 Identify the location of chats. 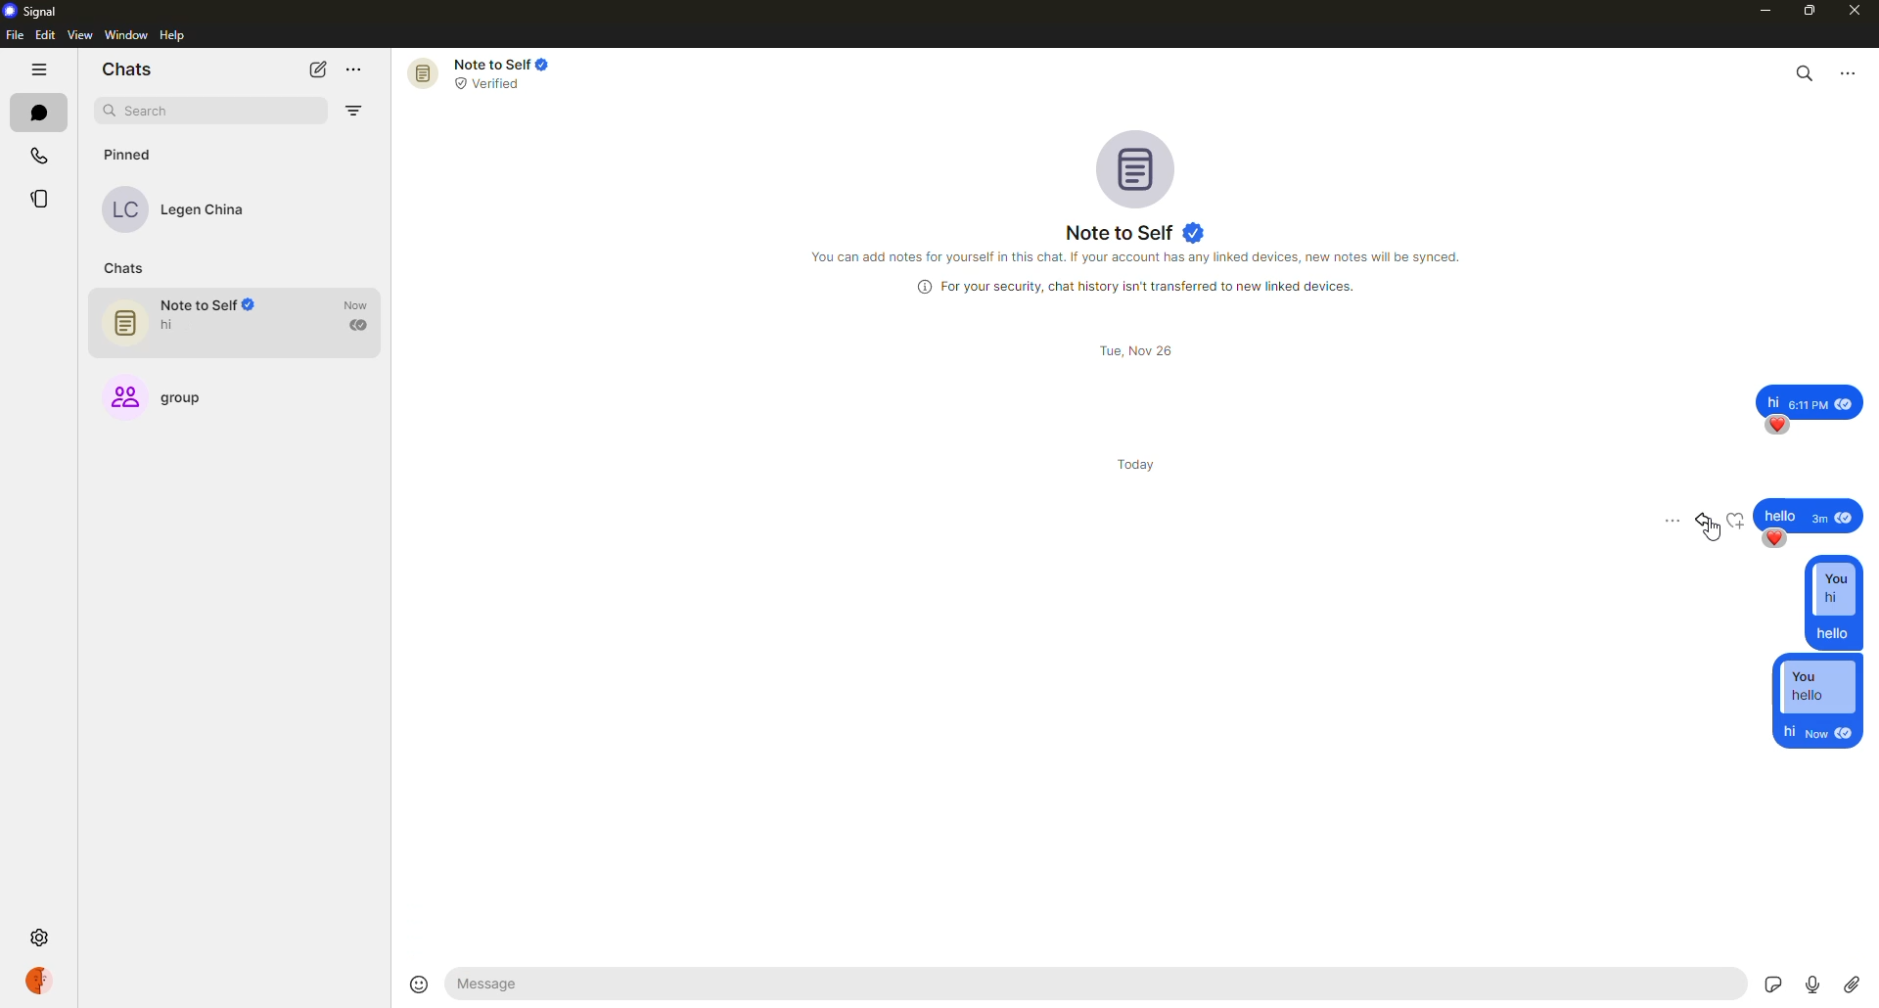
(123, 267).